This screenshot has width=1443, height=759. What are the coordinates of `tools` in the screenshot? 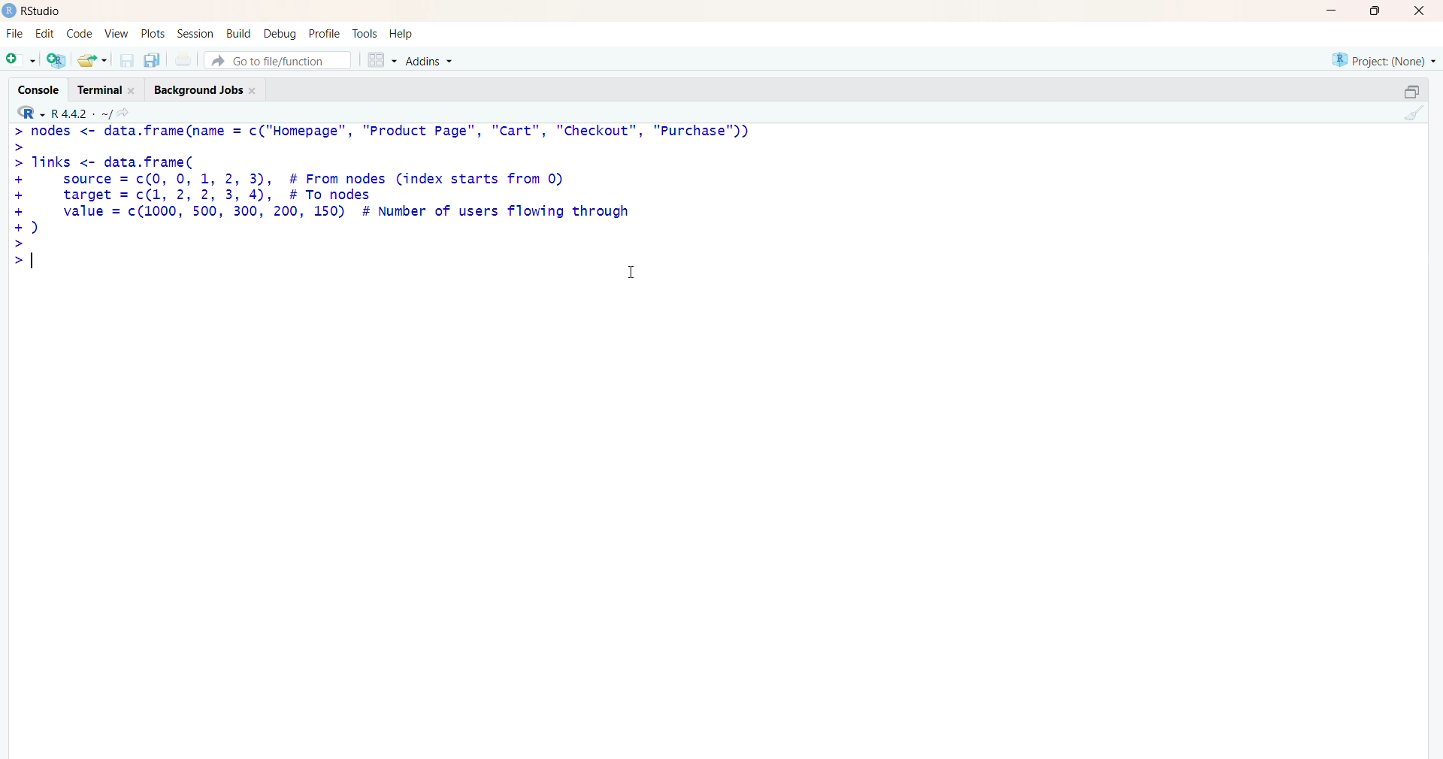 It's located at (365, 32).